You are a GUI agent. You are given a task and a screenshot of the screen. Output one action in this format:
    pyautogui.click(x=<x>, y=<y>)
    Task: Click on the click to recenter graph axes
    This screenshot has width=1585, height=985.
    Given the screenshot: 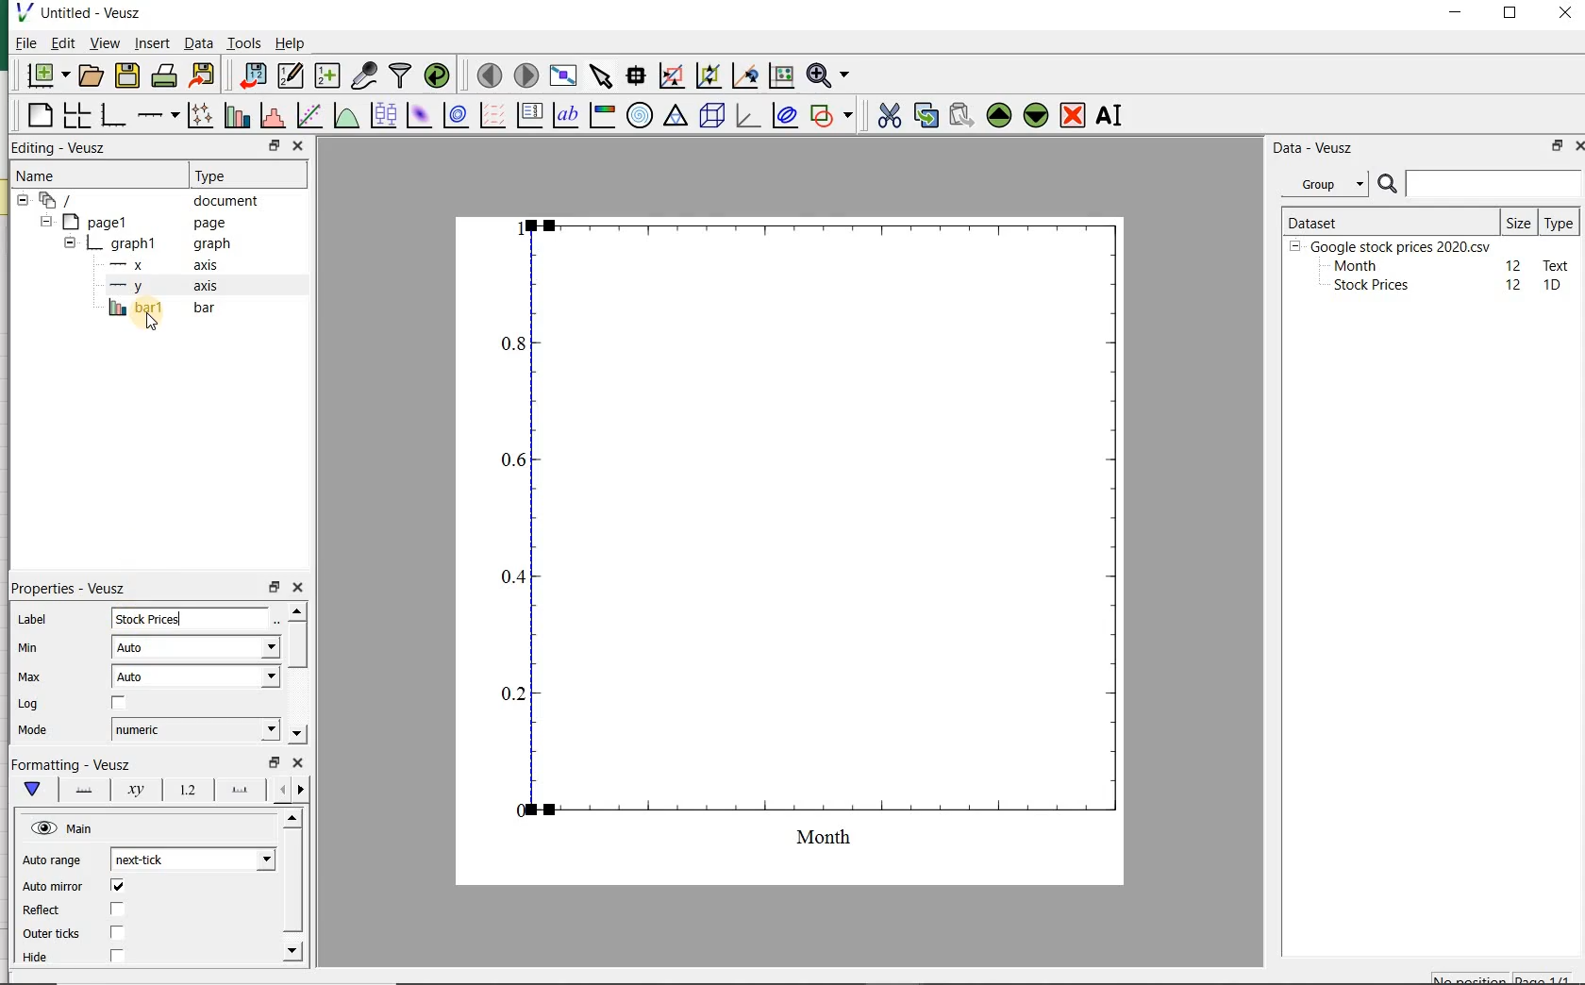 What is the action you would take?
    pyautogui.click(x=742, y=76)
    